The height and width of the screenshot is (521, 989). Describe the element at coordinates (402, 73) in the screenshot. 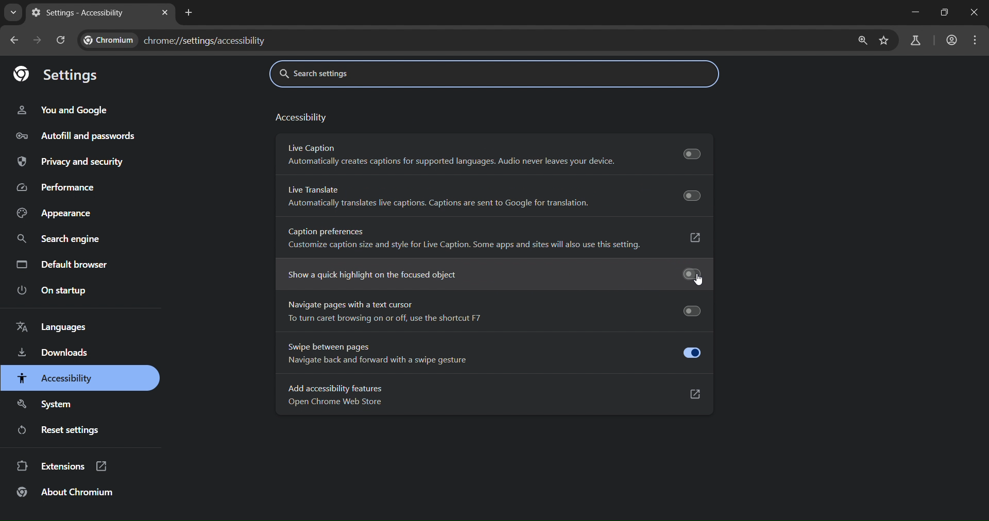

I see `search settings` at that location.